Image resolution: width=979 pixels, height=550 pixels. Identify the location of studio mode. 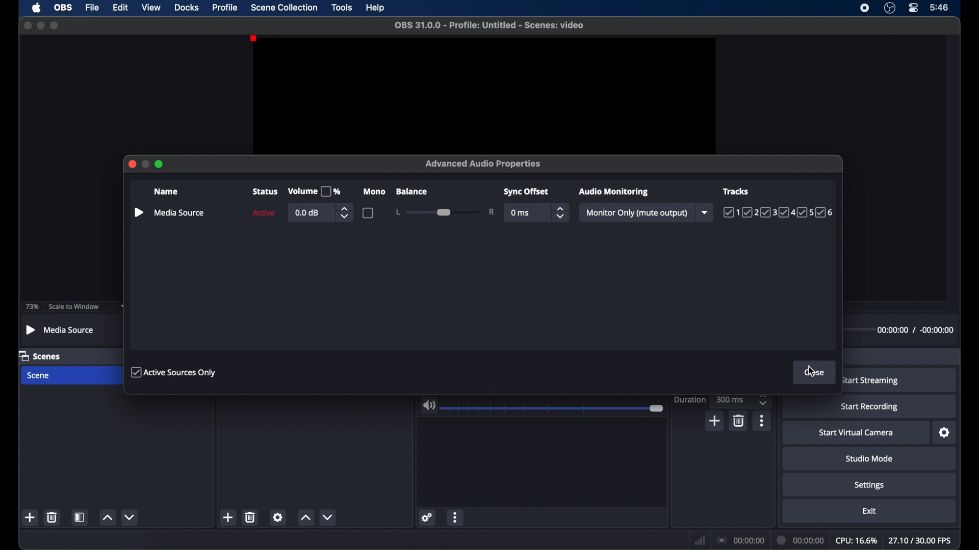
(869, 458).